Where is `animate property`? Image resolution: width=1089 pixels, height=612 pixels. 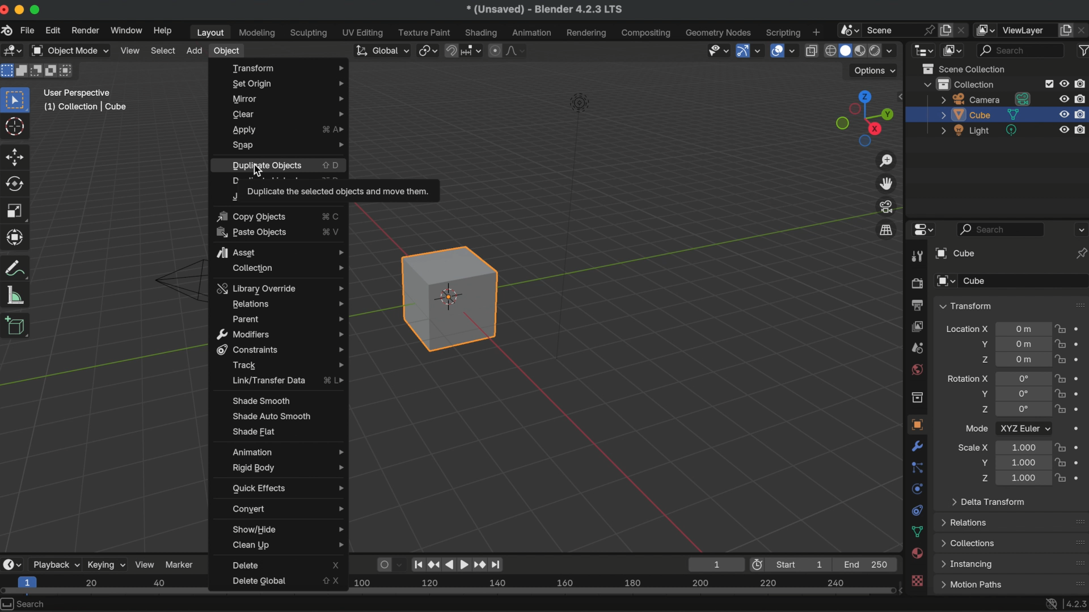 animate property is located at coordinates (1080, 344).